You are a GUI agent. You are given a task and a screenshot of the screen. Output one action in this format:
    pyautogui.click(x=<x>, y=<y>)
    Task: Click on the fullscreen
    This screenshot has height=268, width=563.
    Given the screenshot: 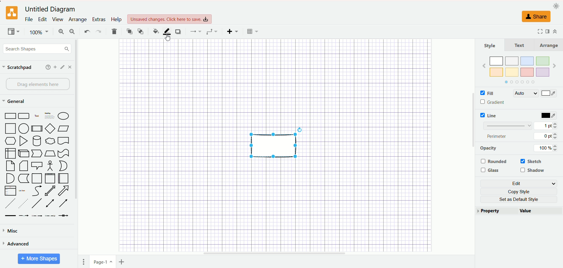 What is the action you would take?
    pyautogui.click(x=539, y=31)
    